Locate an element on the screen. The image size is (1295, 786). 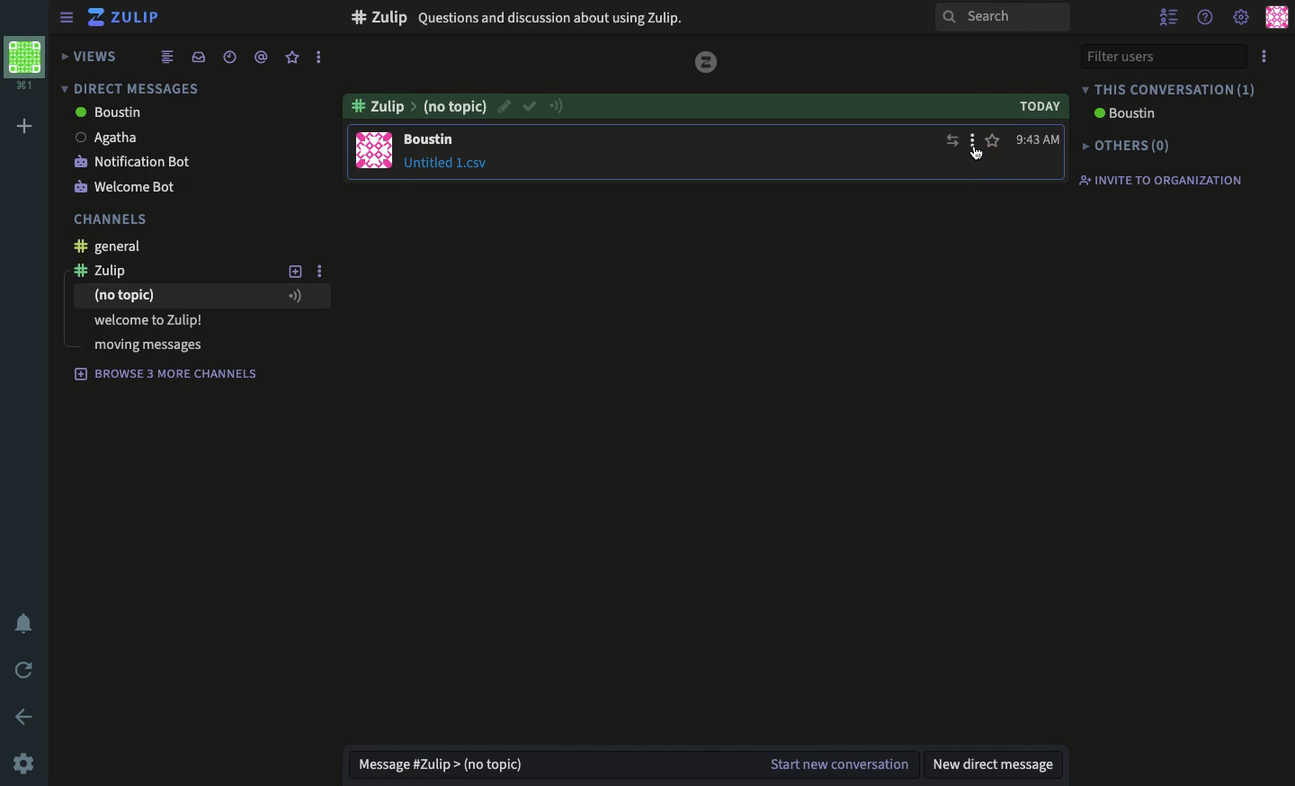
message  is located at coordinates (450, 152).